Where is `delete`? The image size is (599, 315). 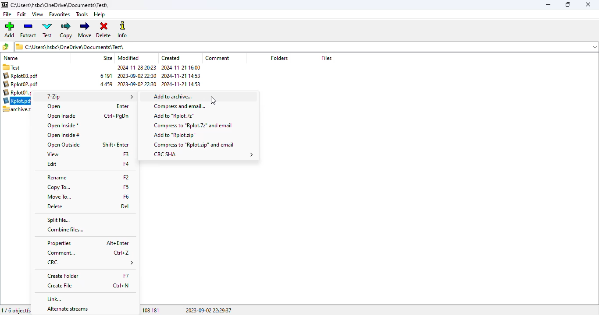 delete is located at coordinates (103, 30).